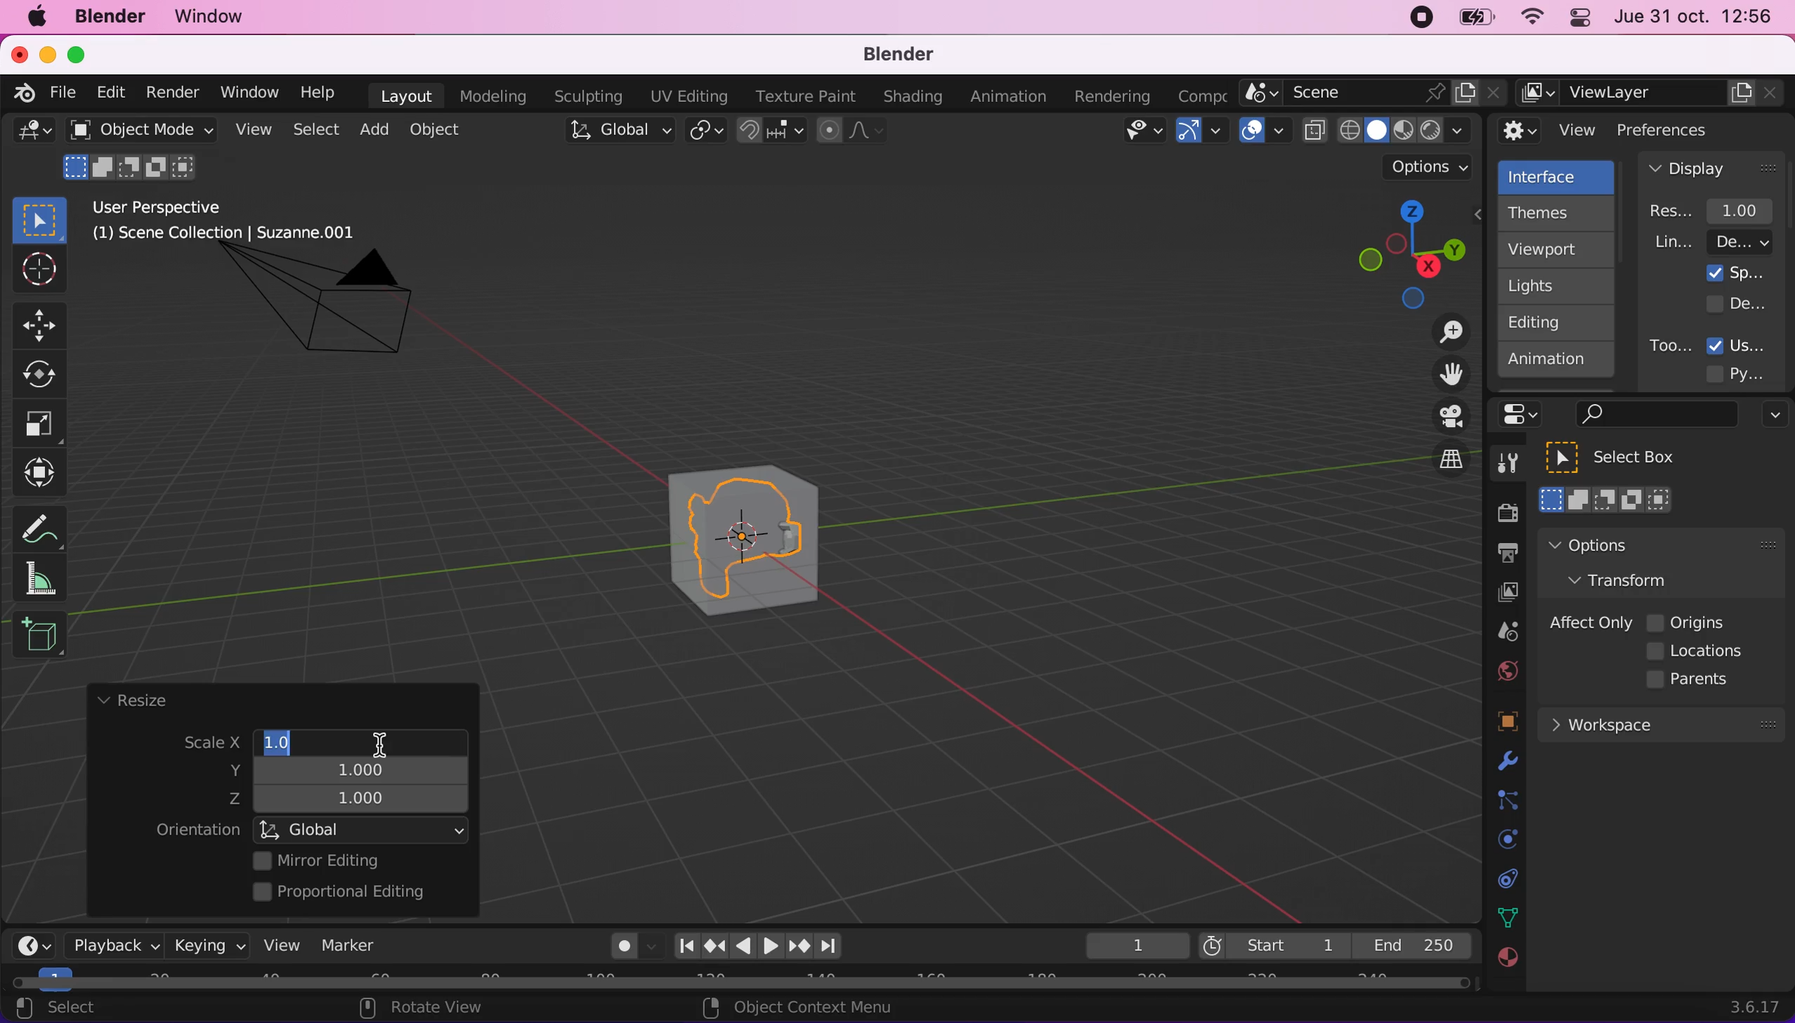 The width and height of the screenshot is (1795, 1023). Describe the element at coordinates (758, 946) in the screenshot. I see `play` at that location.